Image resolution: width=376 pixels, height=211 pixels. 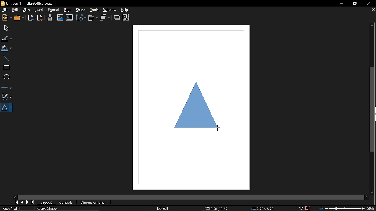 What do you see at coordinates (50, 17) in the screenshot?
I see `Clone` at bounding box center [50, 17].